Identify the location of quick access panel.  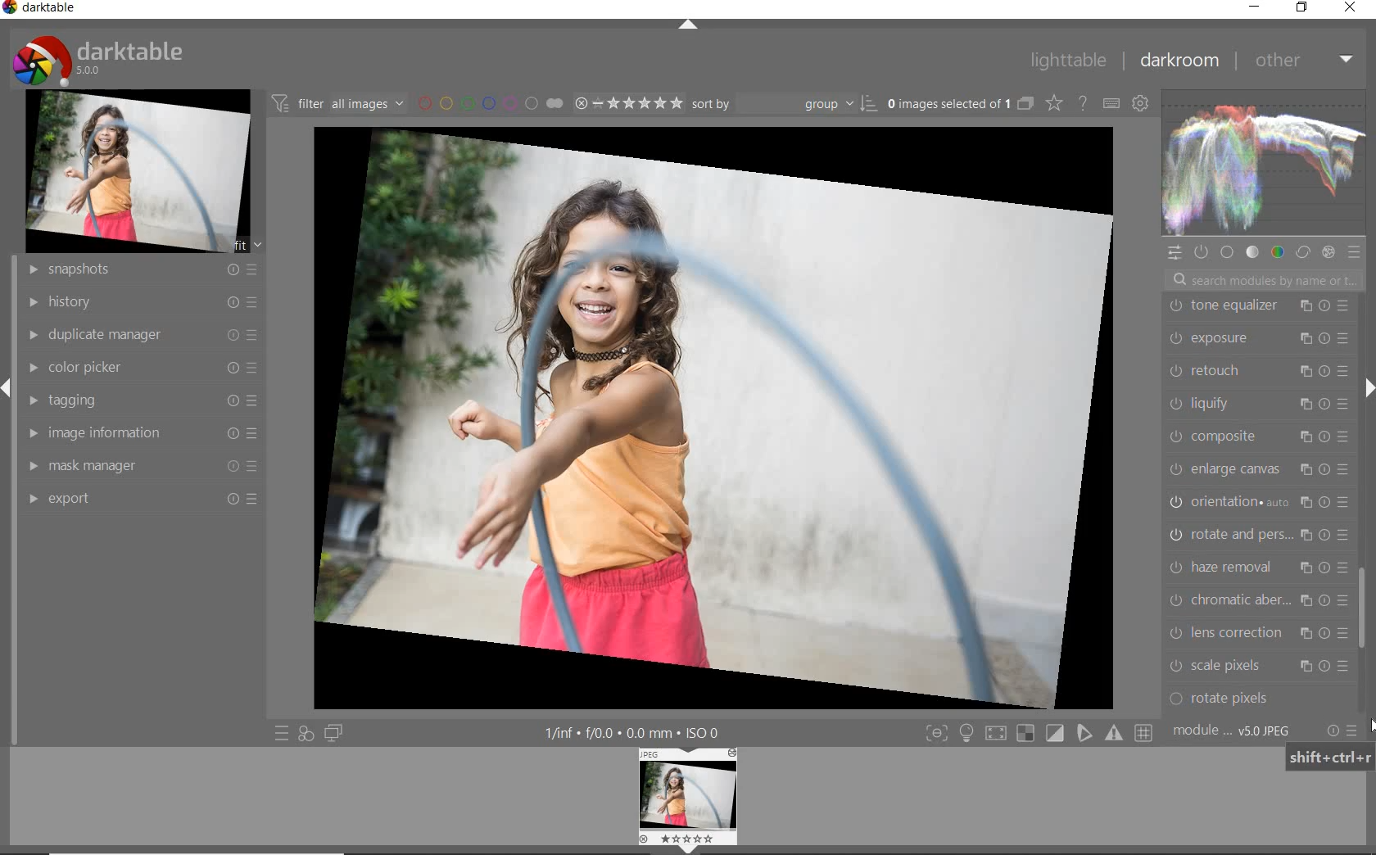
(1172, 256).